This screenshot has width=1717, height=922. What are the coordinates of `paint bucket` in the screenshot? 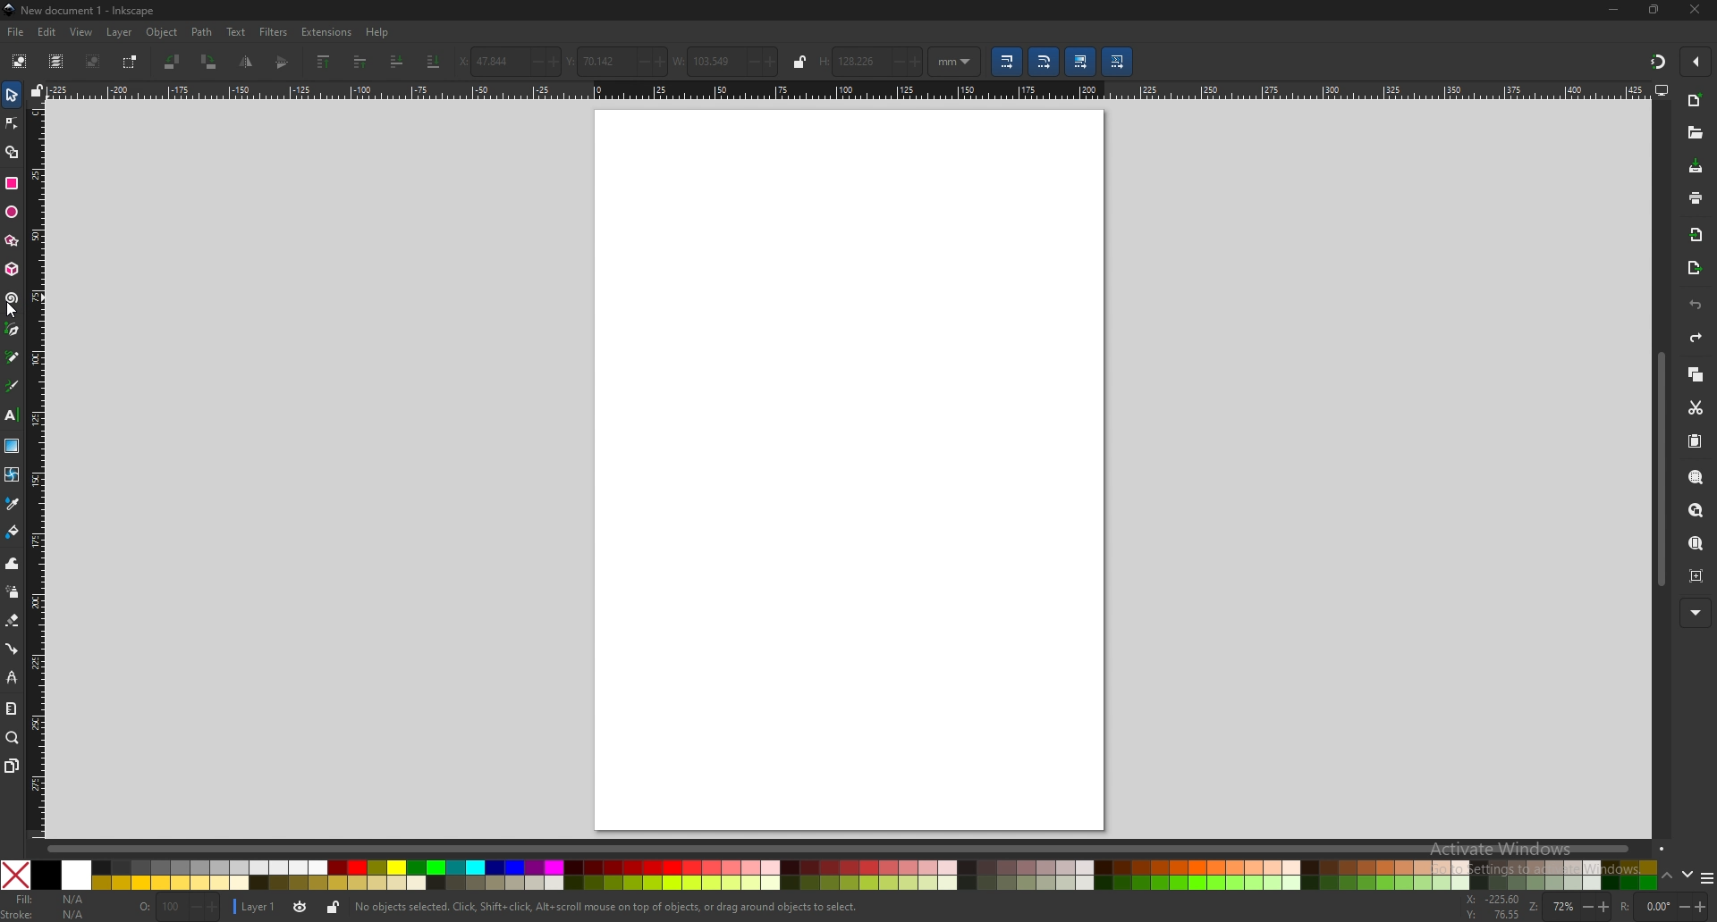 It's located at (12, 532).